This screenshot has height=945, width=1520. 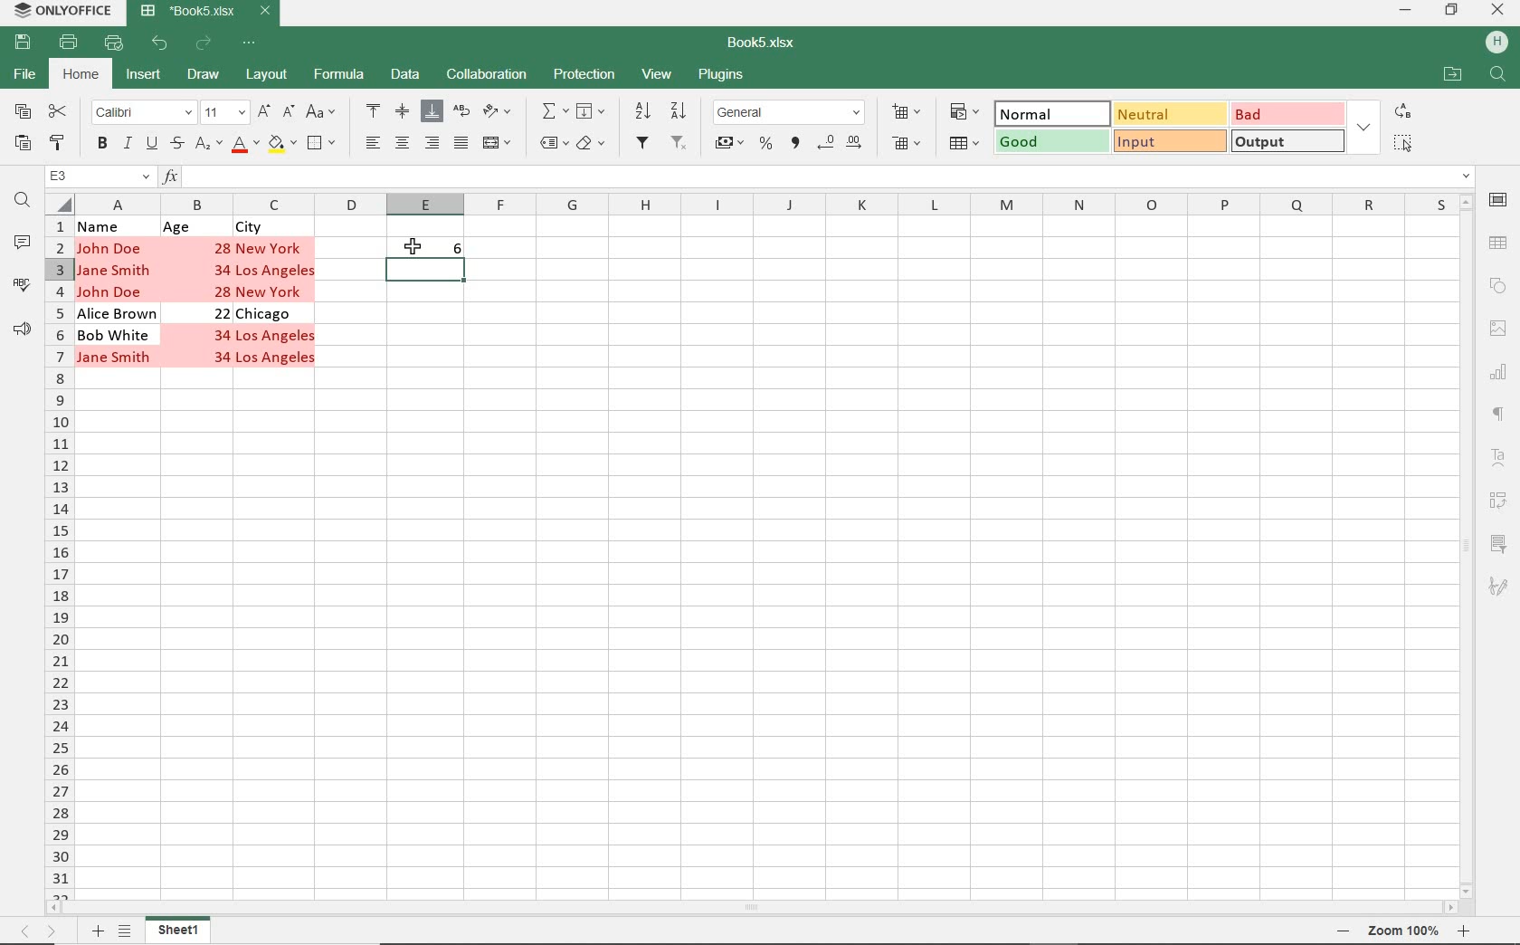 What do you see at coordinates (403, 113) in the screenshot?
I see `ALIGN MIDDLE` at bounding box center [403, 113].